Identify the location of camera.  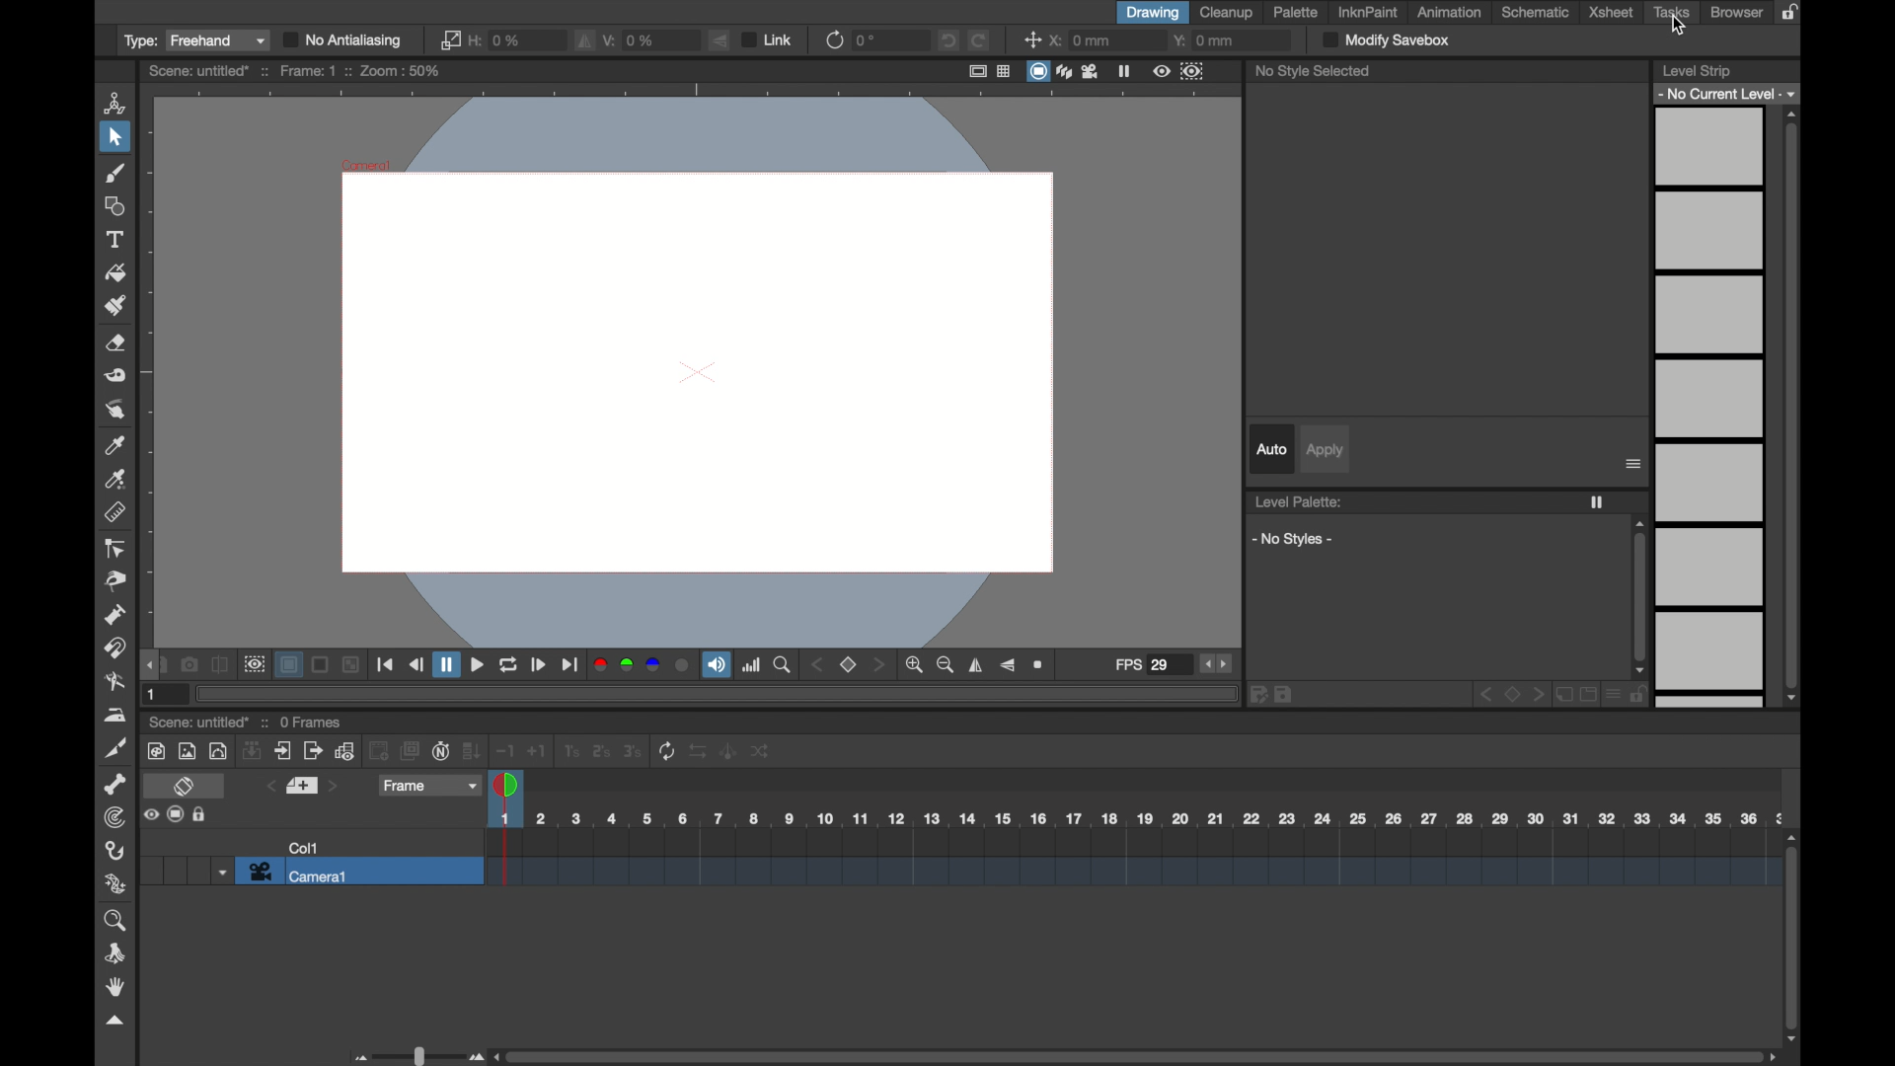
(1092, 71).